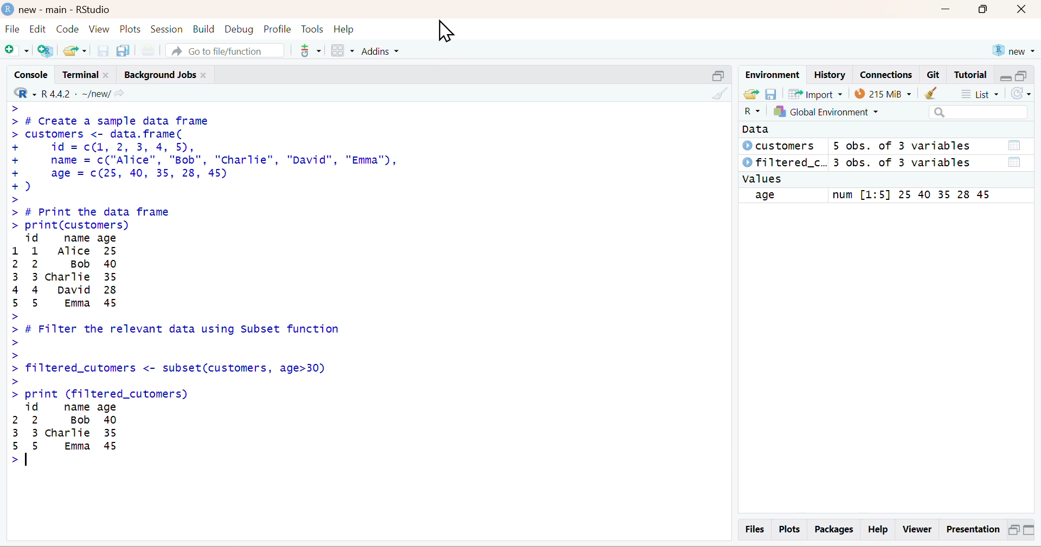 The image size is (1041, 547). I want to click on - R442 - ~/new/, so click(82, 92).